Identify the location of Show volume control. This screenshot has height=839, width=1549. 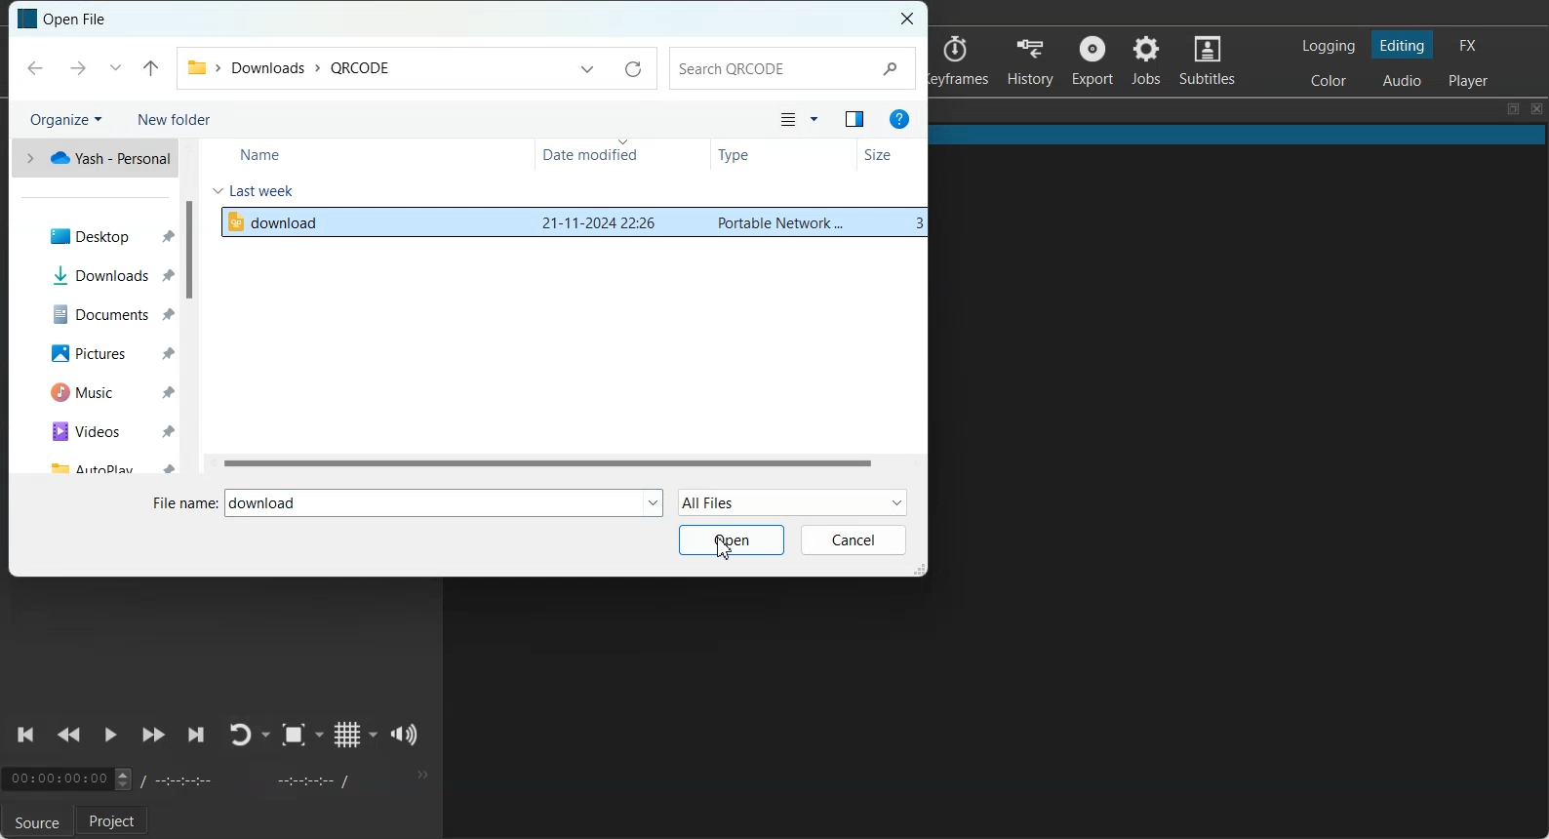
(405, 735).